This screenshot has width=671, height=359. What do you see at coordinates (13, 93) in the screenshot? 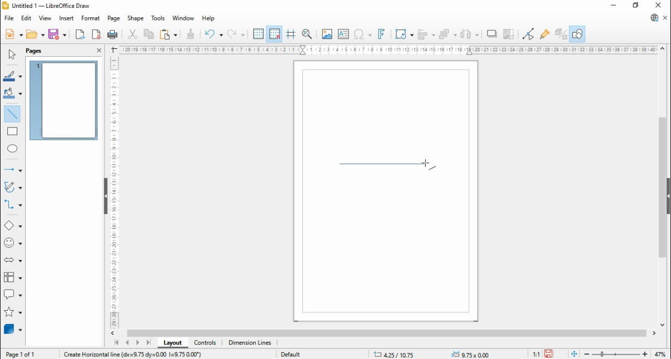
I see `fill color` at bounding box center [13, 93].